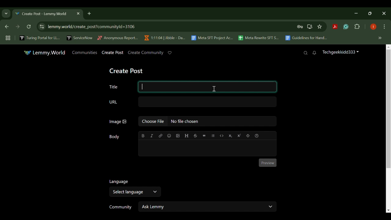 The width and height of the screenshot is (391, 220). I want to click on Post Body Textbox, so click(206, 148).